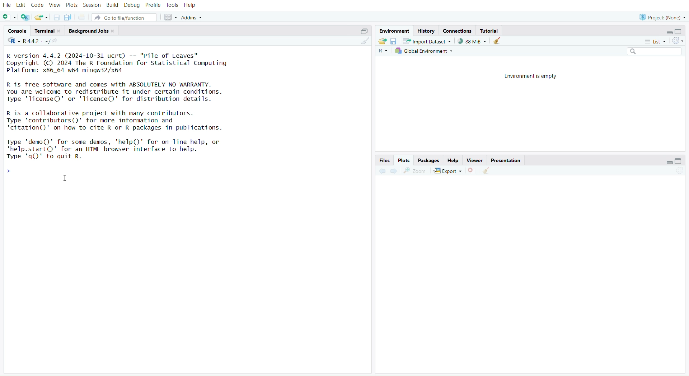  I want to click on view current working directory, so click(57, 41).